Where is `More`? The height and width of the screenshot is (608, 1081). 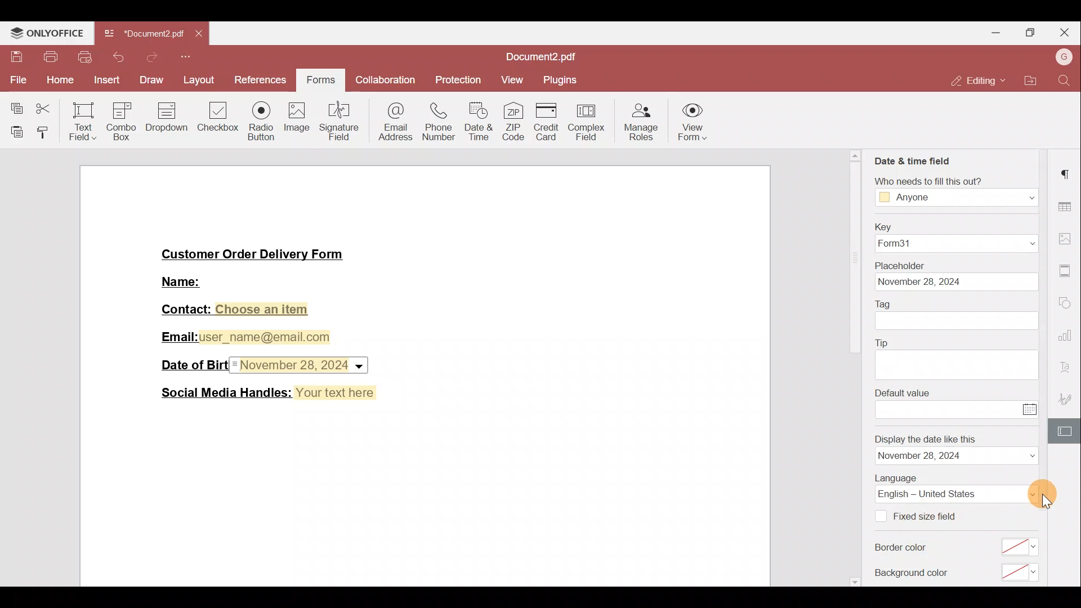 More is located at coordinates (187, 58).